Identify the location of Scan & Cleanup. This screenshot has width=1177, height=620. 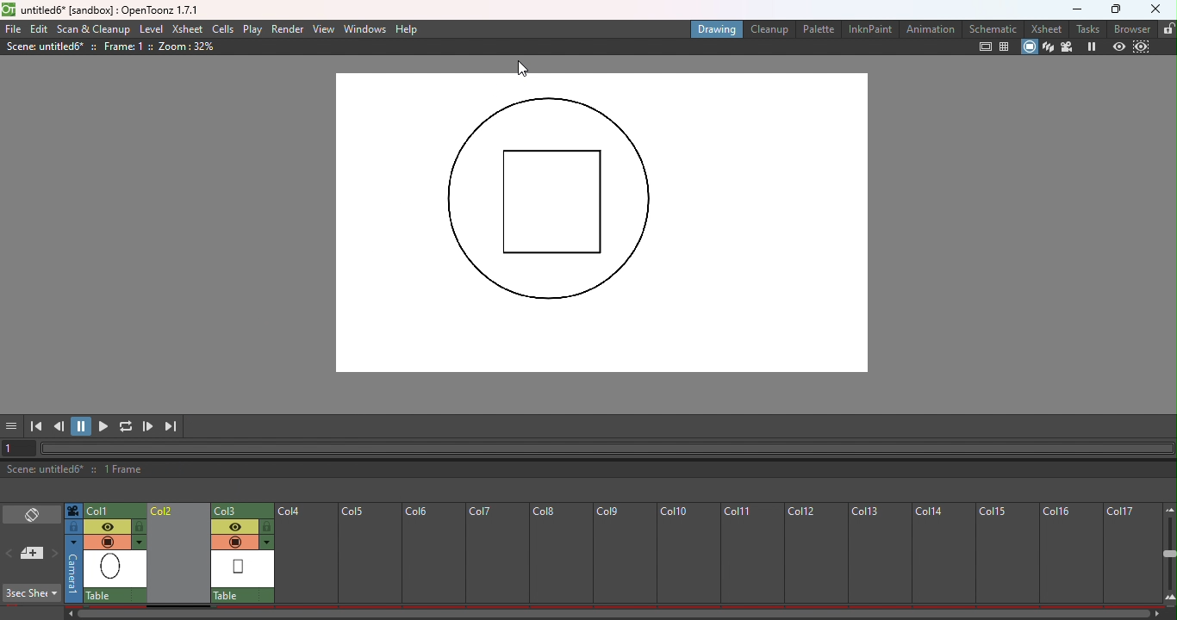
(94, 29).